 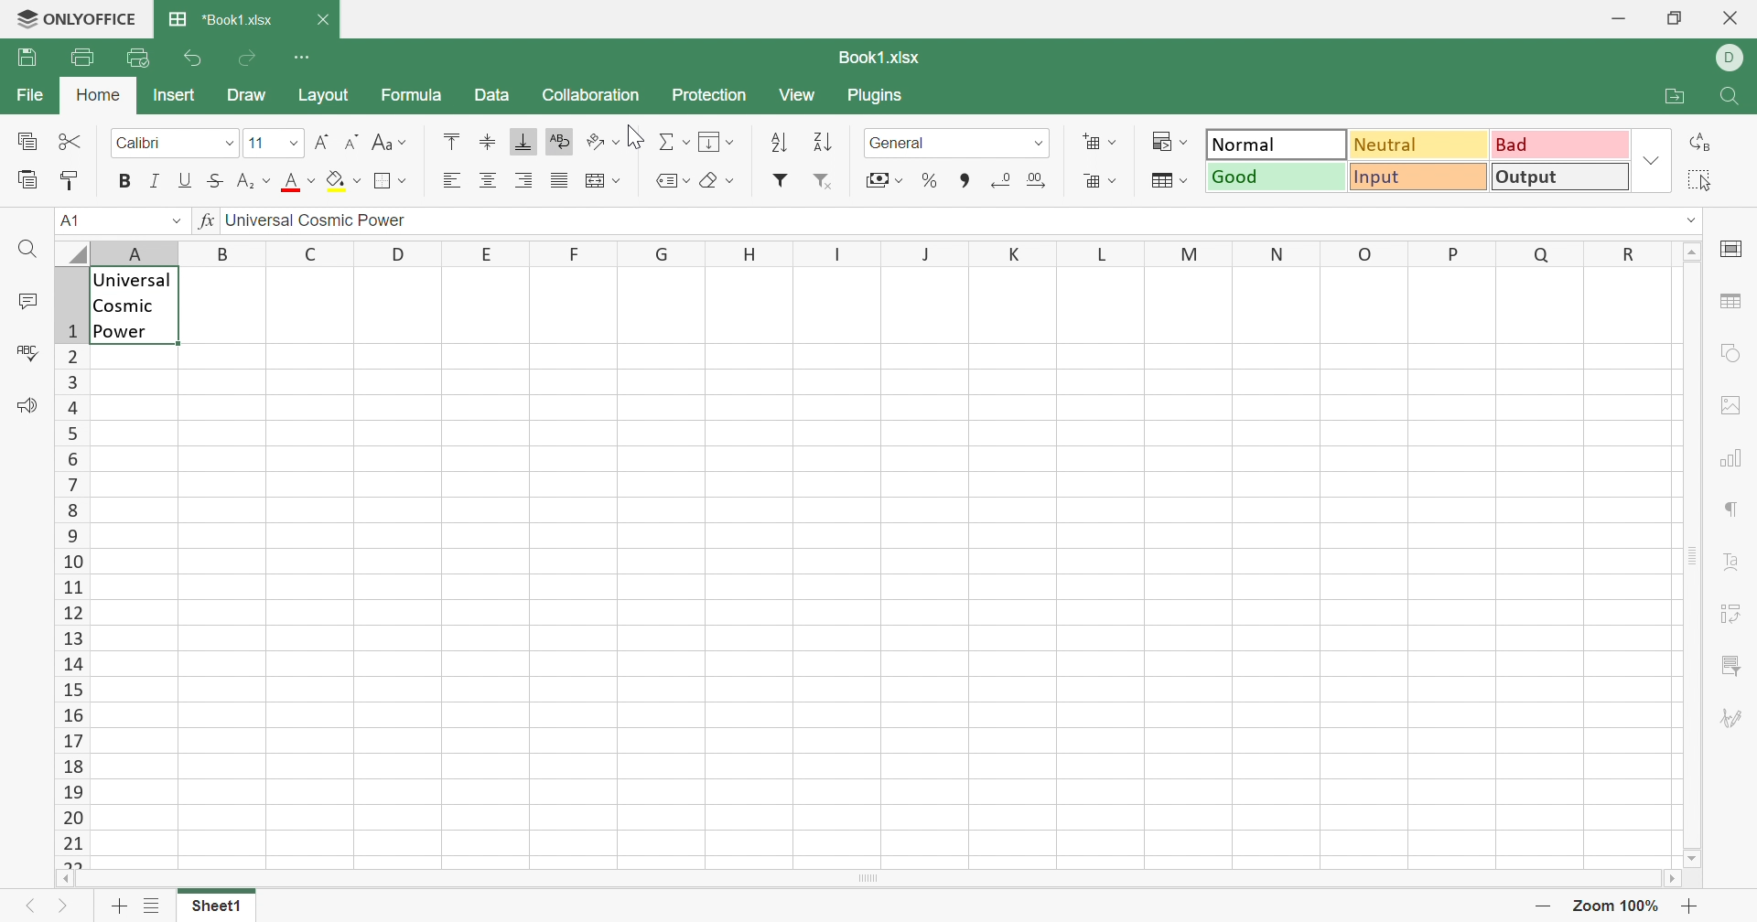 I want to click on Layout, so click(x=320, y=97).